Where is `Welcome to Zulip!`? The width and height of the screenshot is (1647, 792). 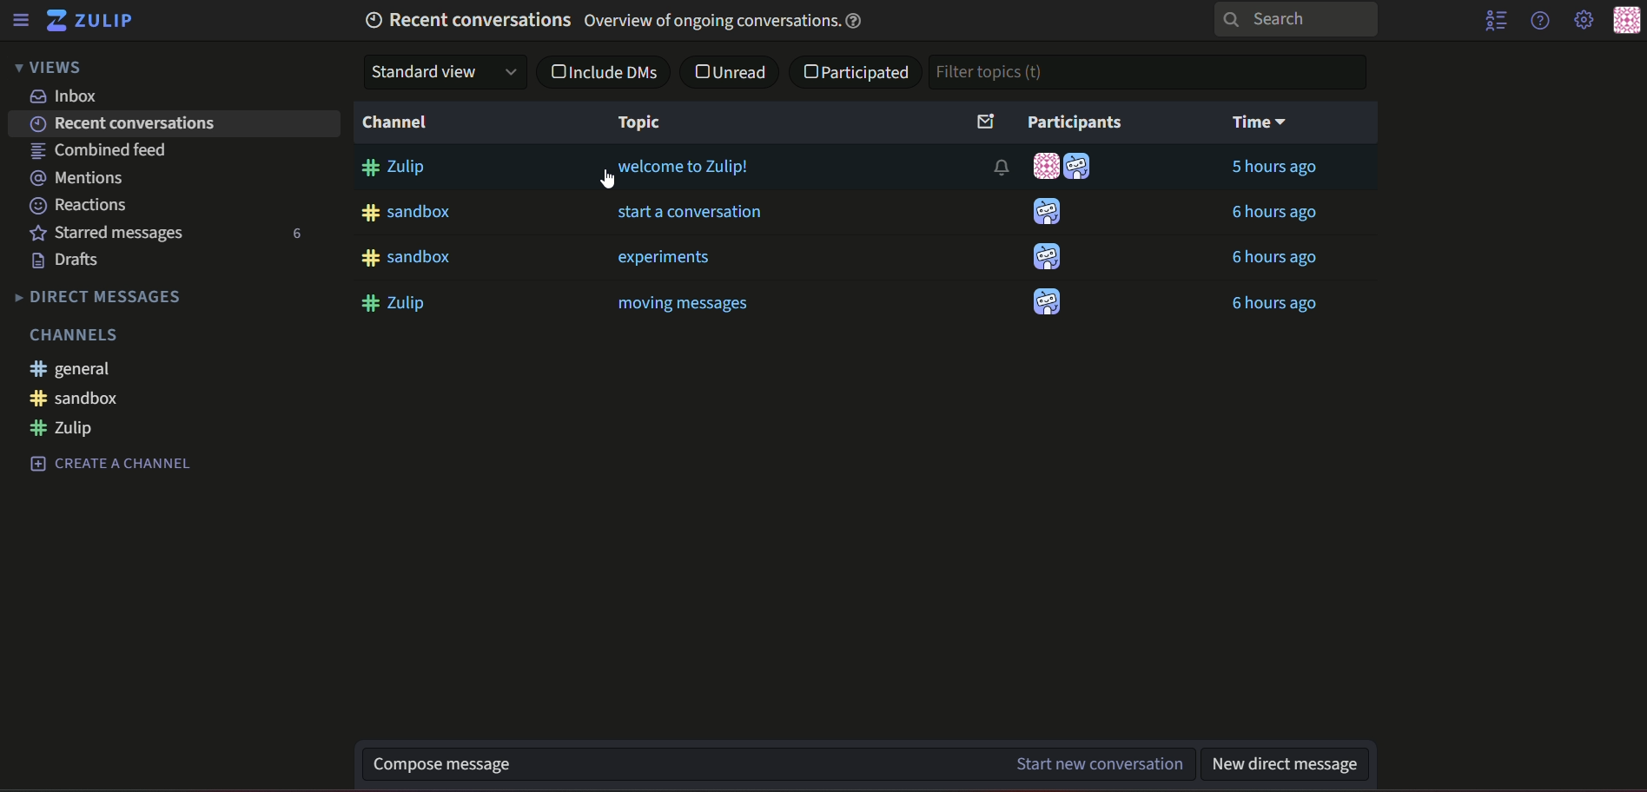
Welcome to Zulip! is located at coordinates (683, 168).